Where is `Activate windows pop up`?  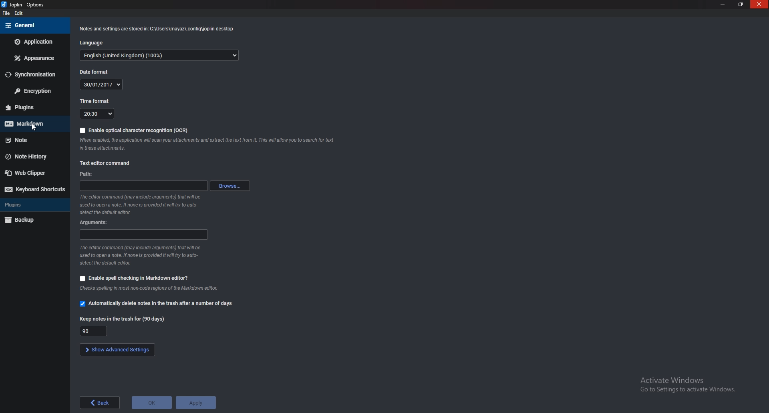
Activate windows pop up is located at coordinates (689, 385).